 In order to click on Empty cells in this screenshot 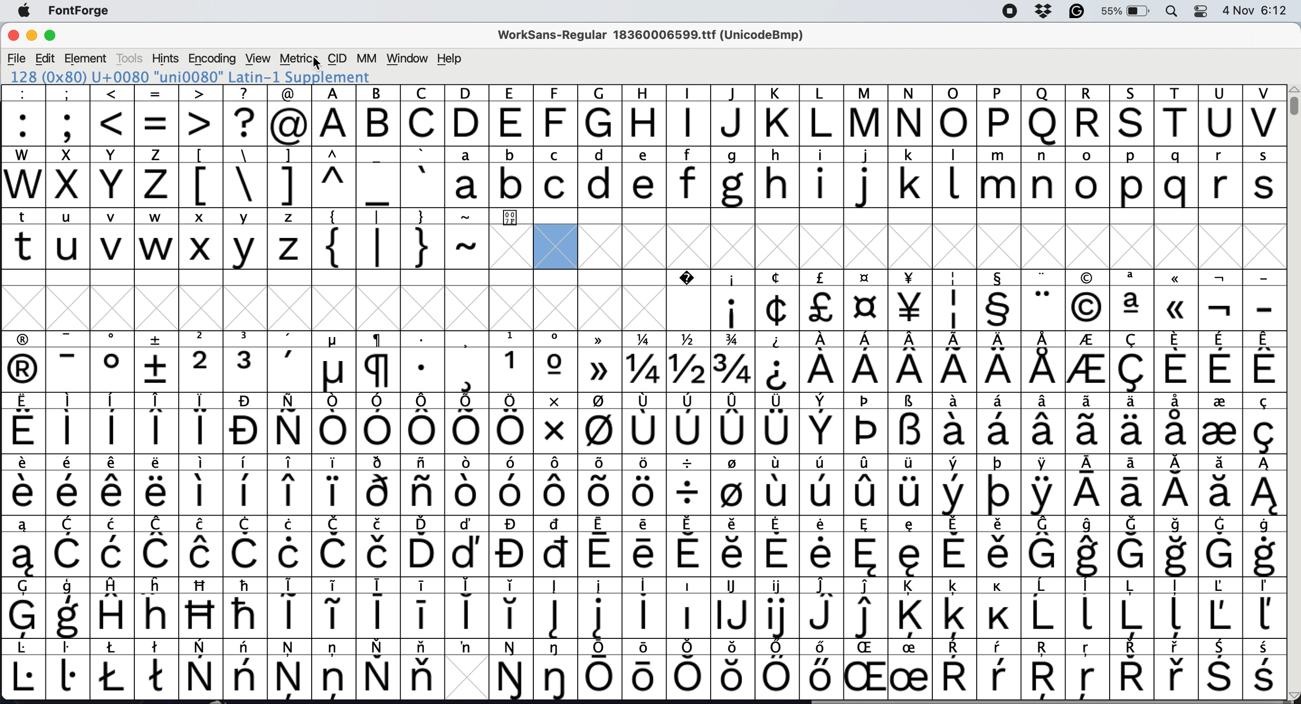, I will do `click(328, 299)`.